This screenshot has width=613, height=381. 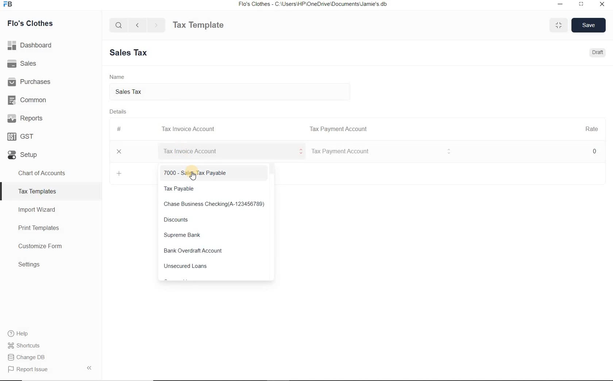 I want to click on Close, so click(x=119, y=151).